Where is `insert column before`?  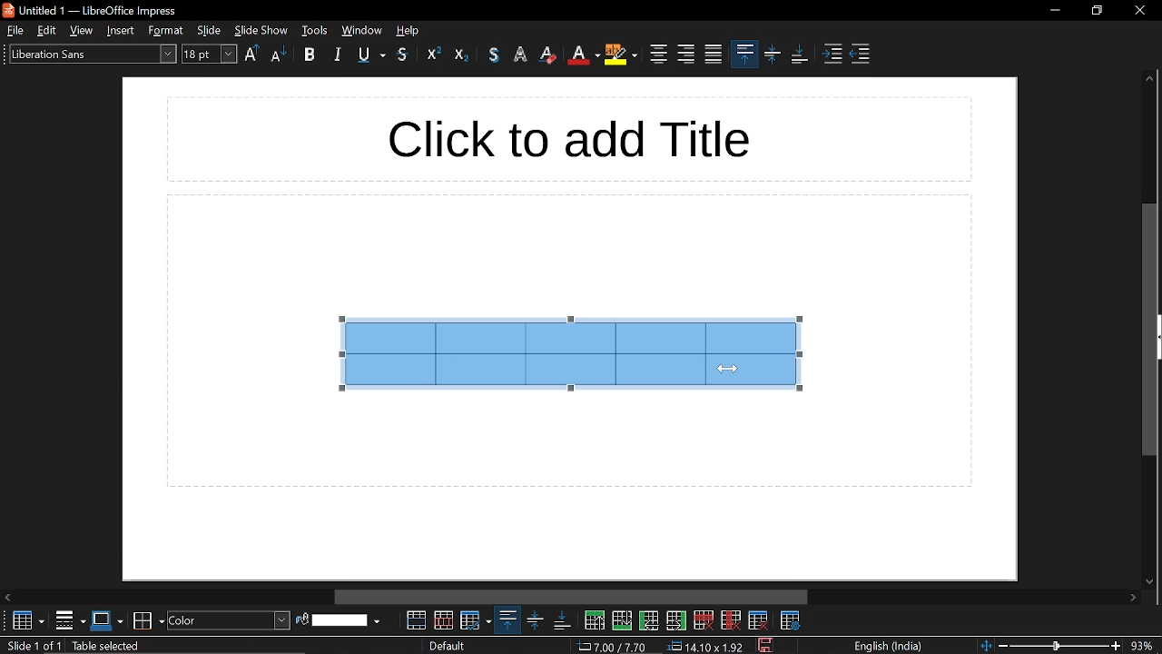
insert column before is located at coordinates (649, 620).